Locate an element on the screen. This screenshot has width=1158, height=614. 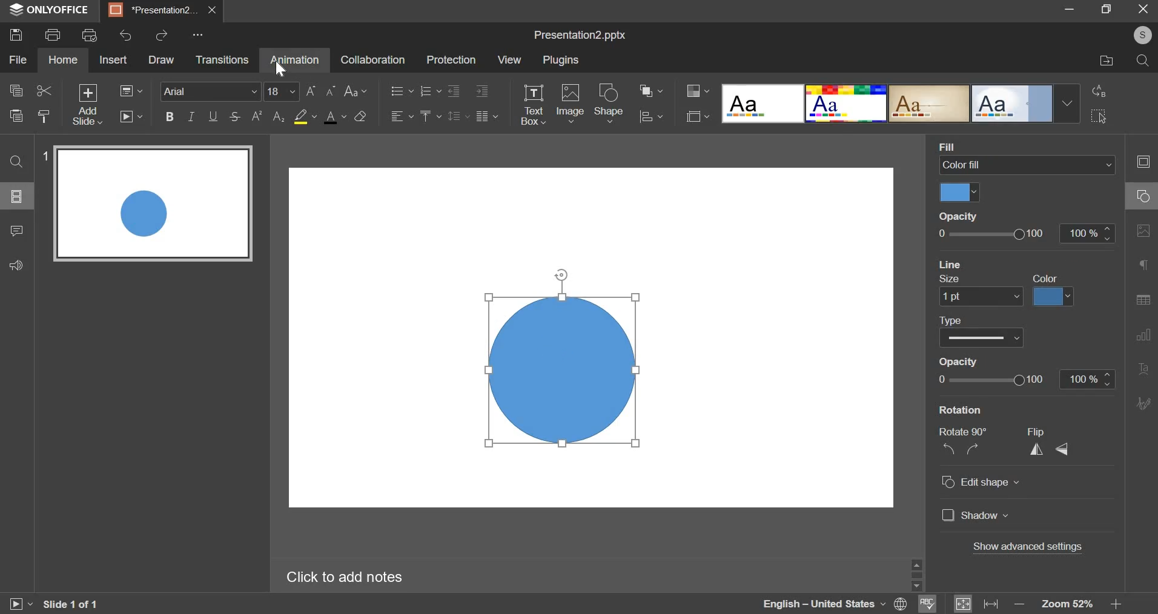
highlight color is located at coordinates (306, 117).